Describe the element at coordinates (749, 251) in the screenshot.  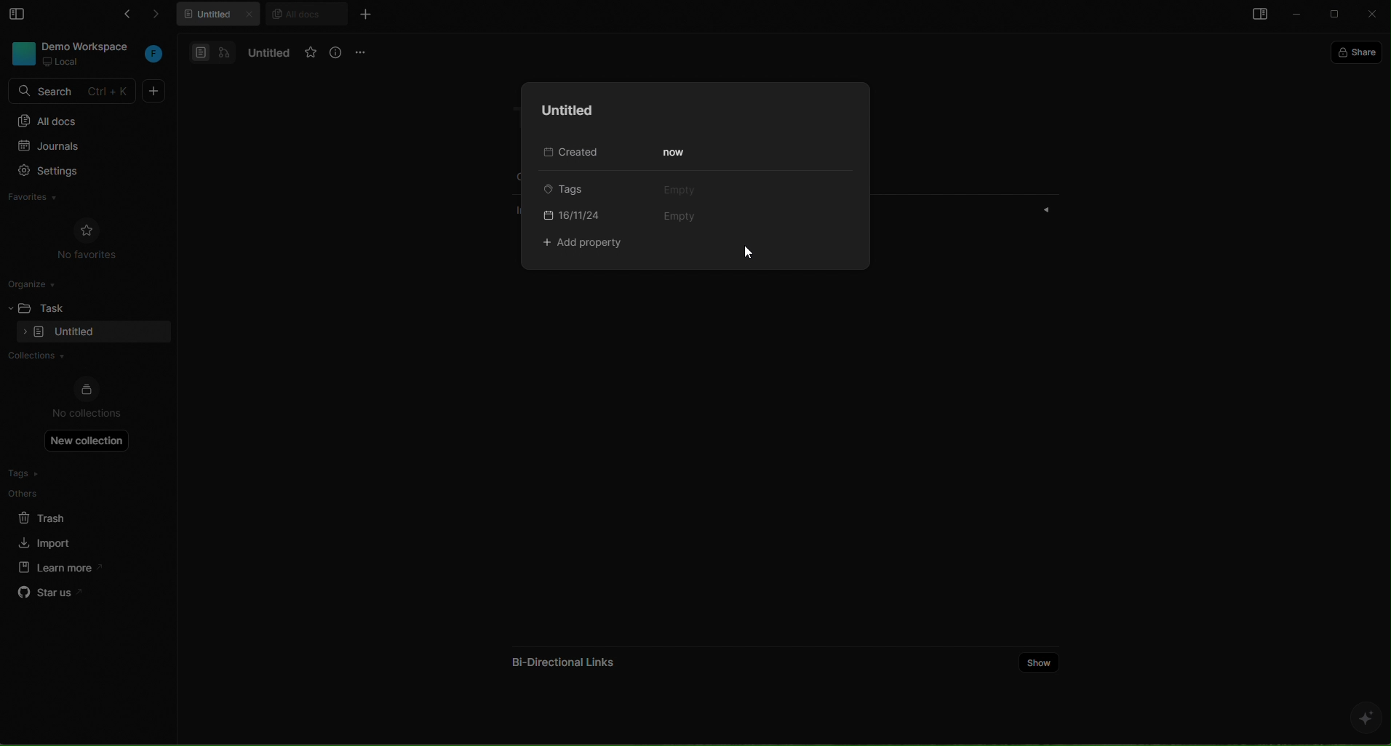
I see `cursor` at that location.